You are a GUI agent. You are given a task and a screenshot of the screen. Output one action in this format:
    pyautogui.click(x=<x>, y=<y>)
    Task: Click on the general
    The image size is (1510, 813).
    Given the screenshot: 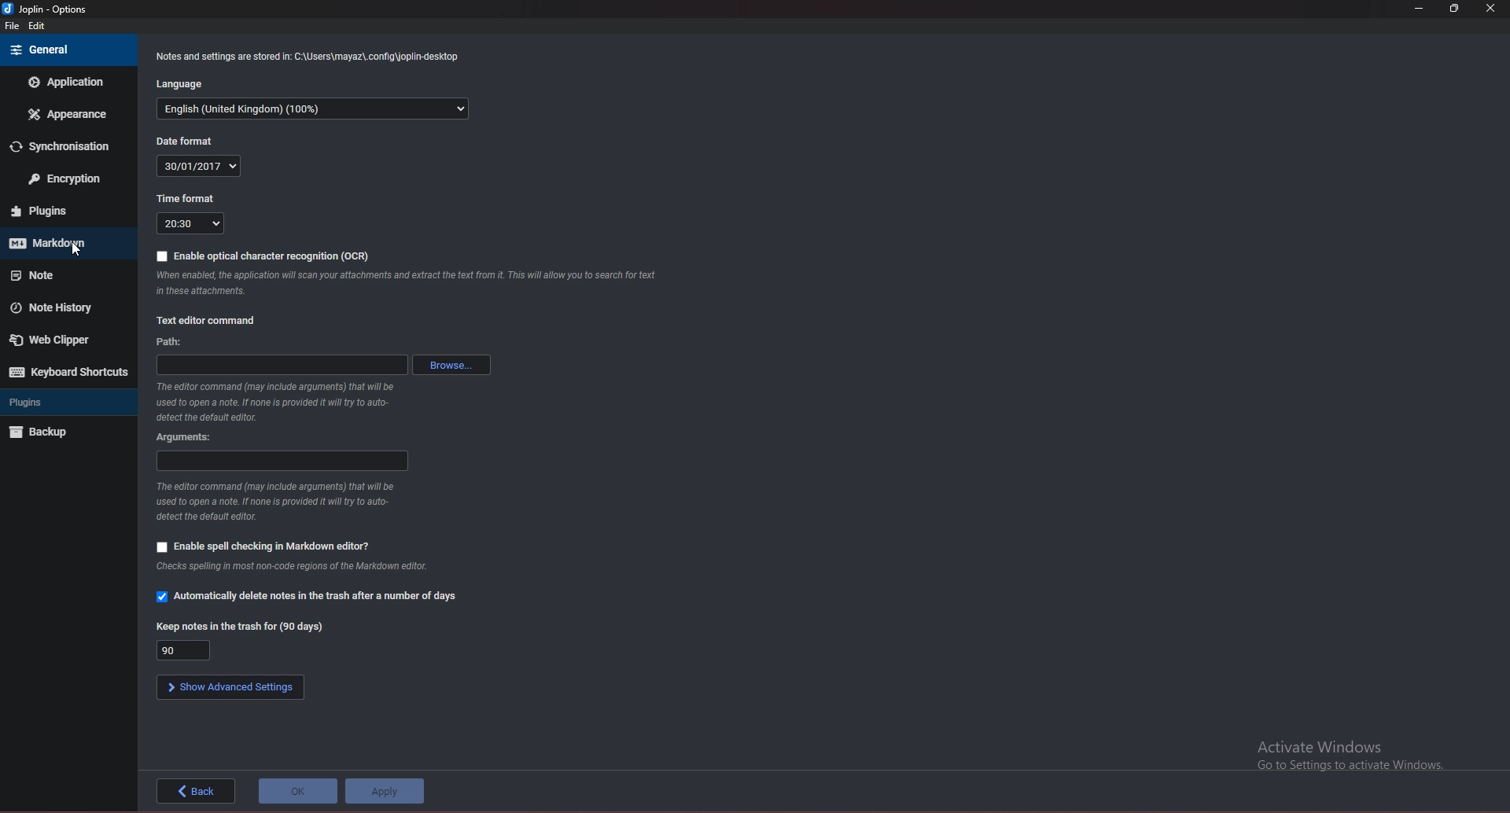 What is the action you would take?
    pyautogui.click(x=69, y=49)
    